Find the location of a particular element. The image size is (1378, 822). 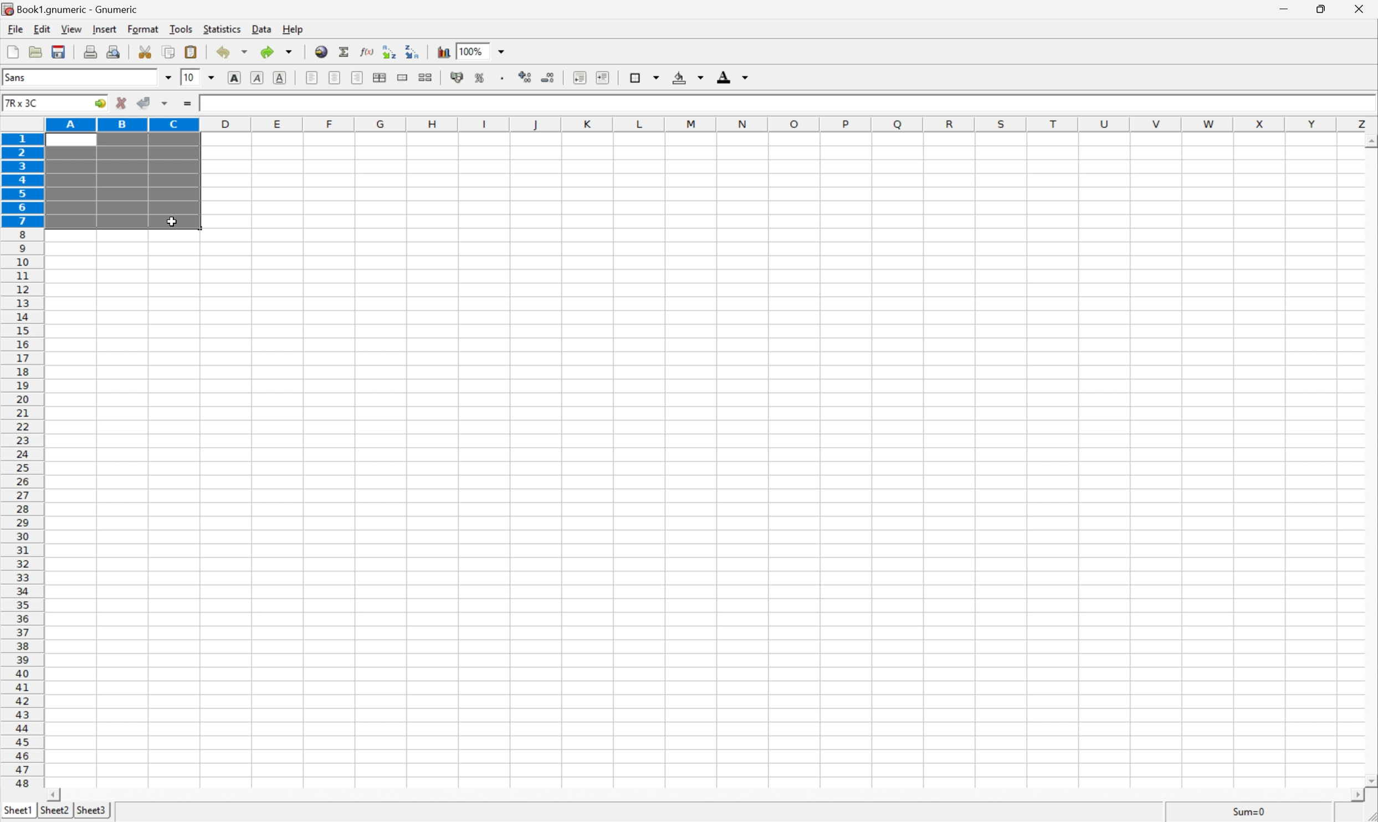

scroll left is located at coordinates (56, 794).